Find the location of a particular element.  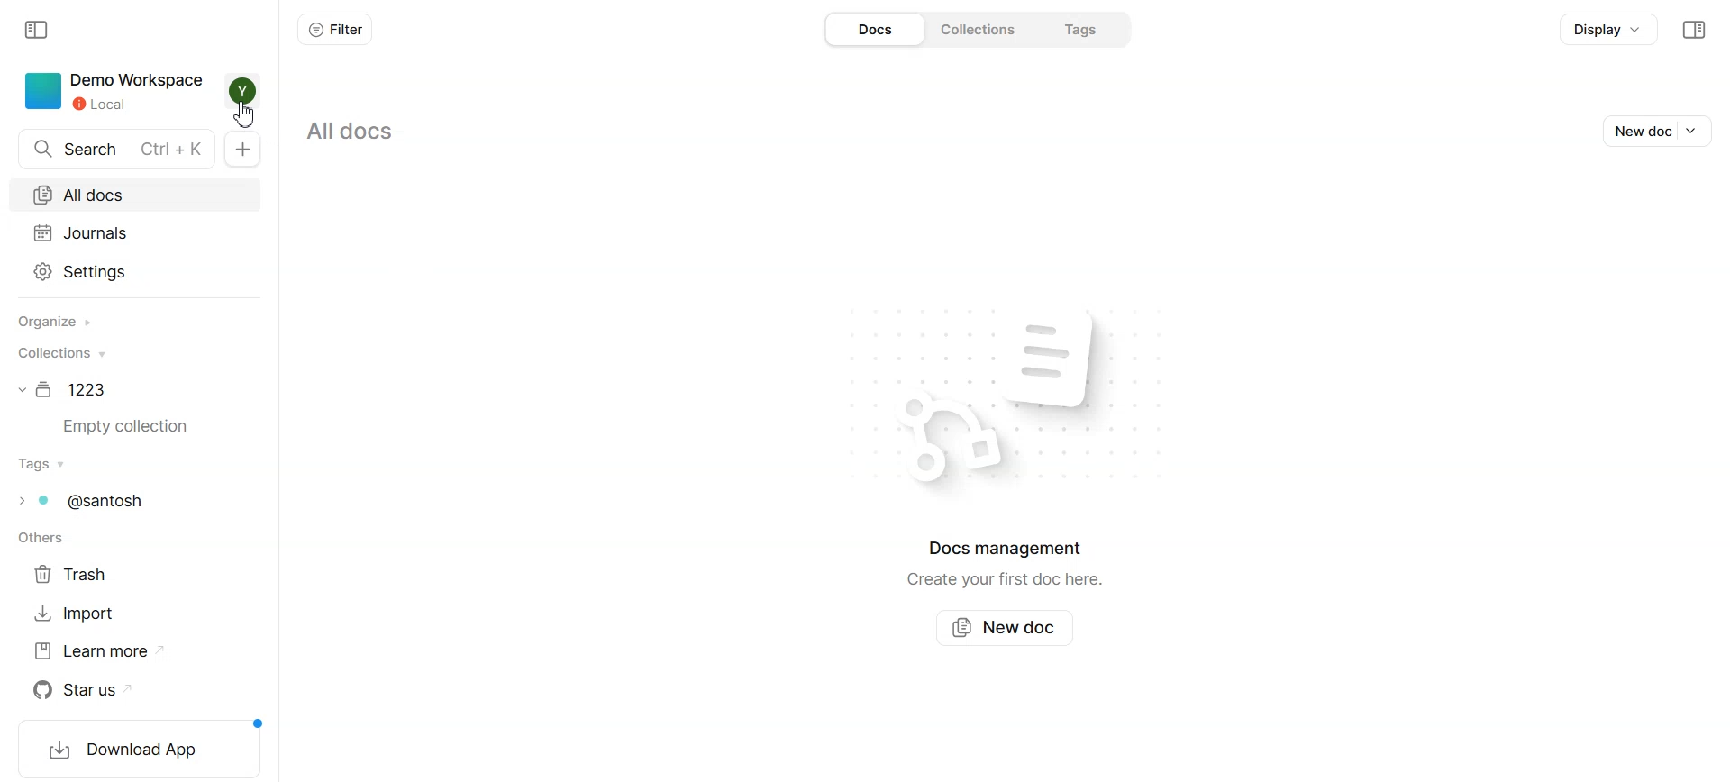

Import is located at coordinates (83, 613).